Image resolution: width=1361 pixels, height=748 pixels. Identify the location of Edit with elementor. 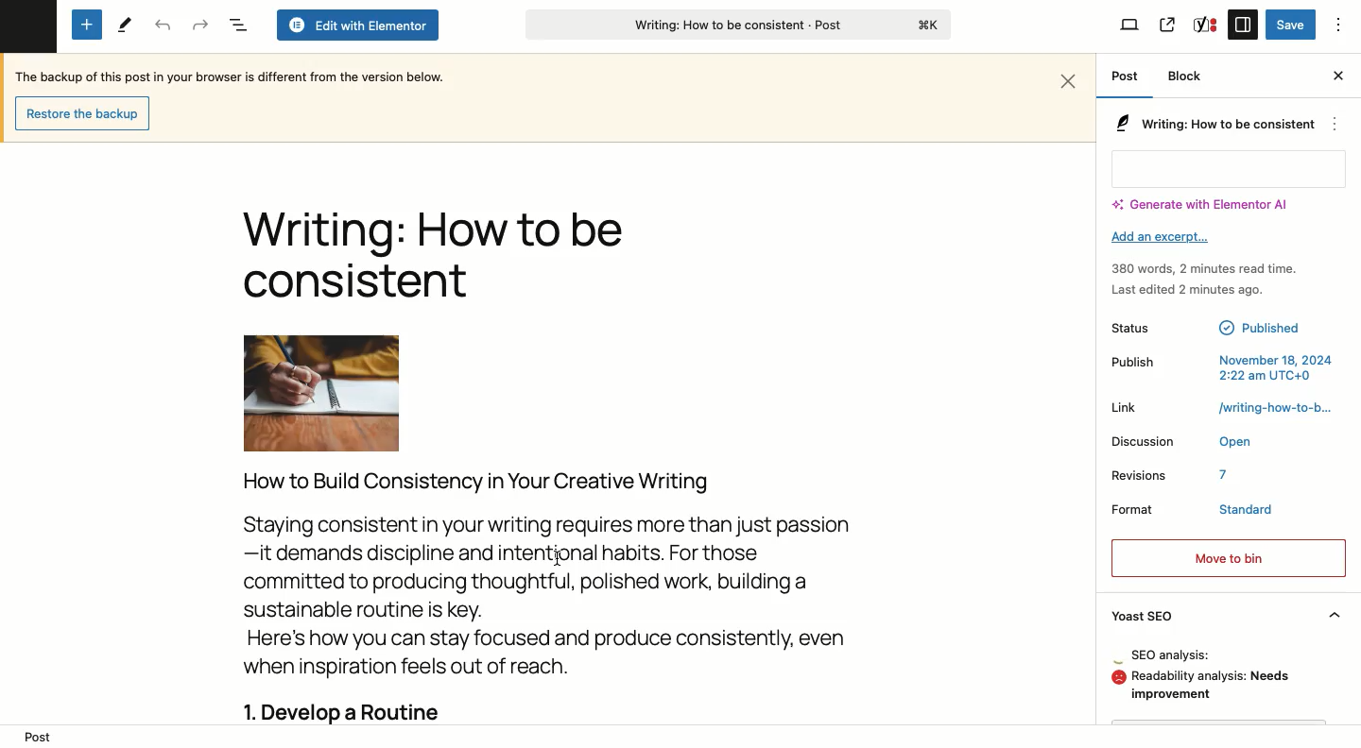
(348, 25).